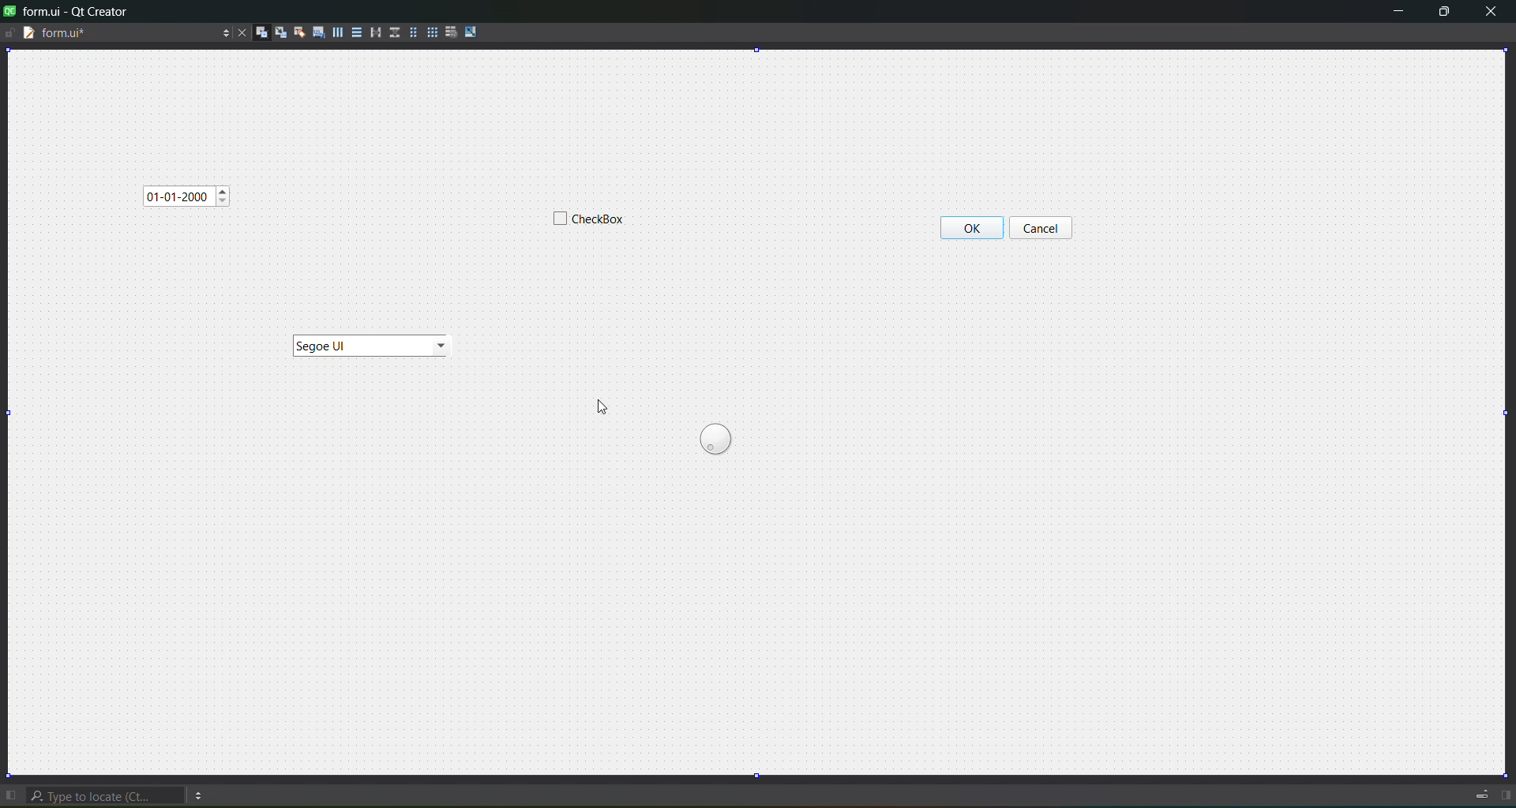 Image resolution: width=1516 pixels, height=808 pixels. Describe the element at coordinates (471, 32) in the screenshot. I see `adjust size` at that location.